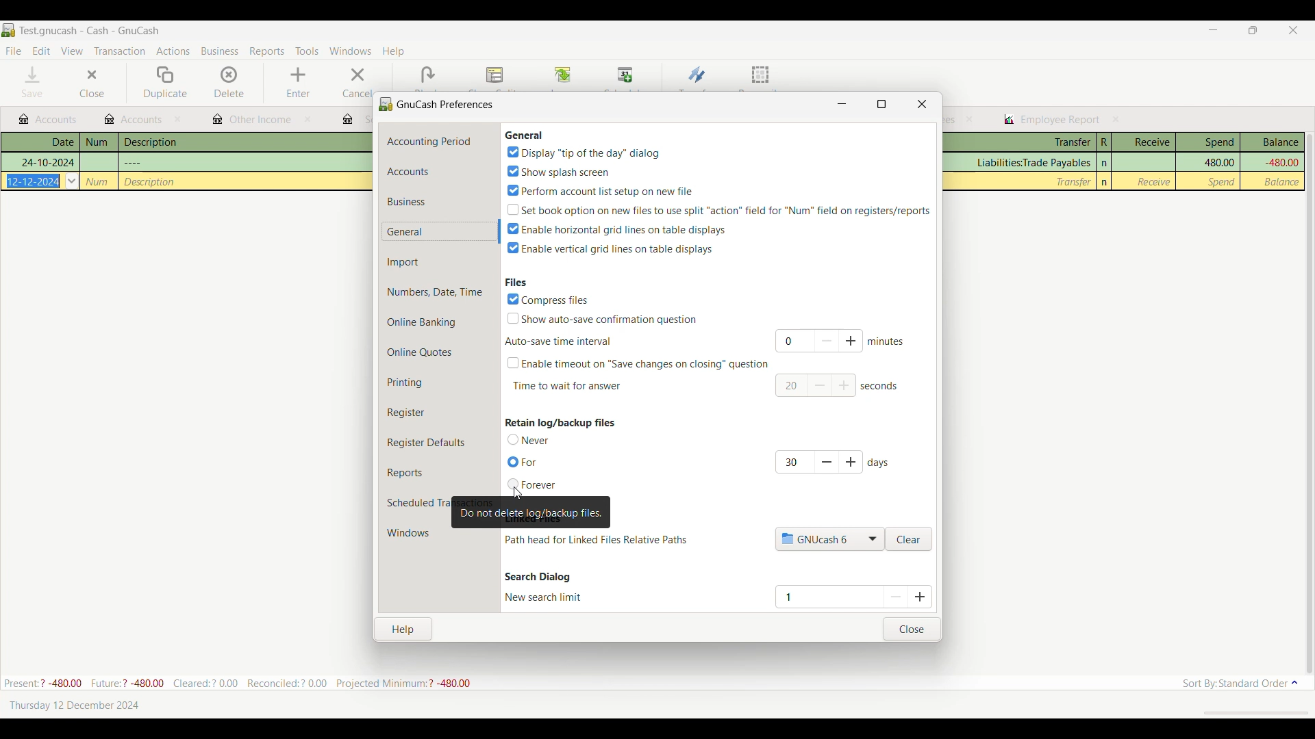  Describe the element at coordinates (42, 51) in the screenshot. I see `Edit menu` at that location.